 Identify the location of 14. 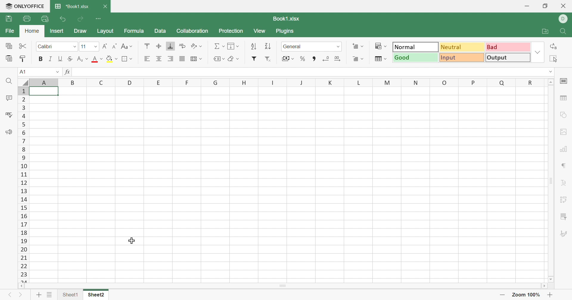
(24, 199).